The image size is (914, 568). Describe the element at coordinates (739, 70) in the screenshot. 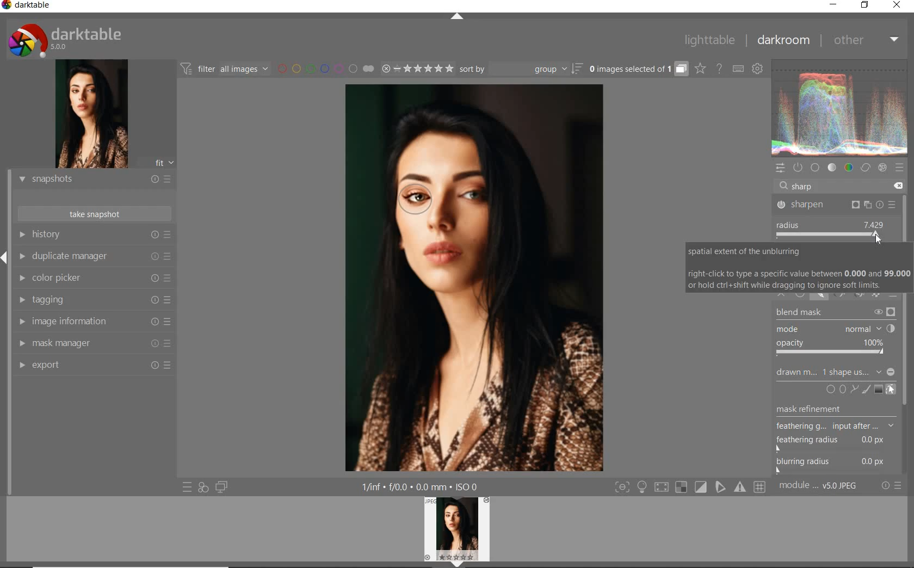

I see `set keyboard shortcuts` at that location.